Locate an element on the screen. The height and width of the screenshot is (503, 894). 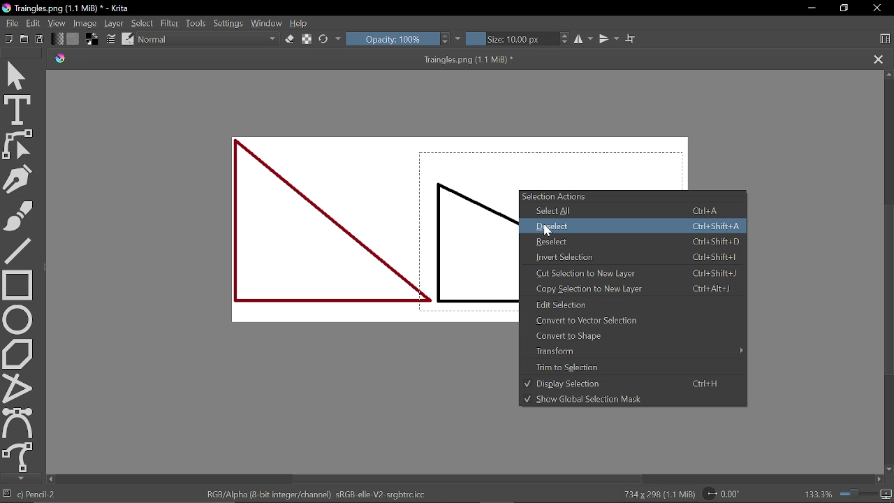
Create new document is located at coordinates (10, 38).